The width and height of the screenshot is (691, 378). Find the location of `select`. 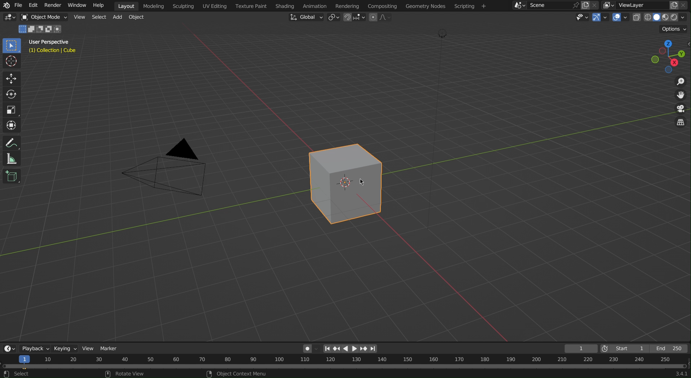

select is located at coordinates (21, 28).